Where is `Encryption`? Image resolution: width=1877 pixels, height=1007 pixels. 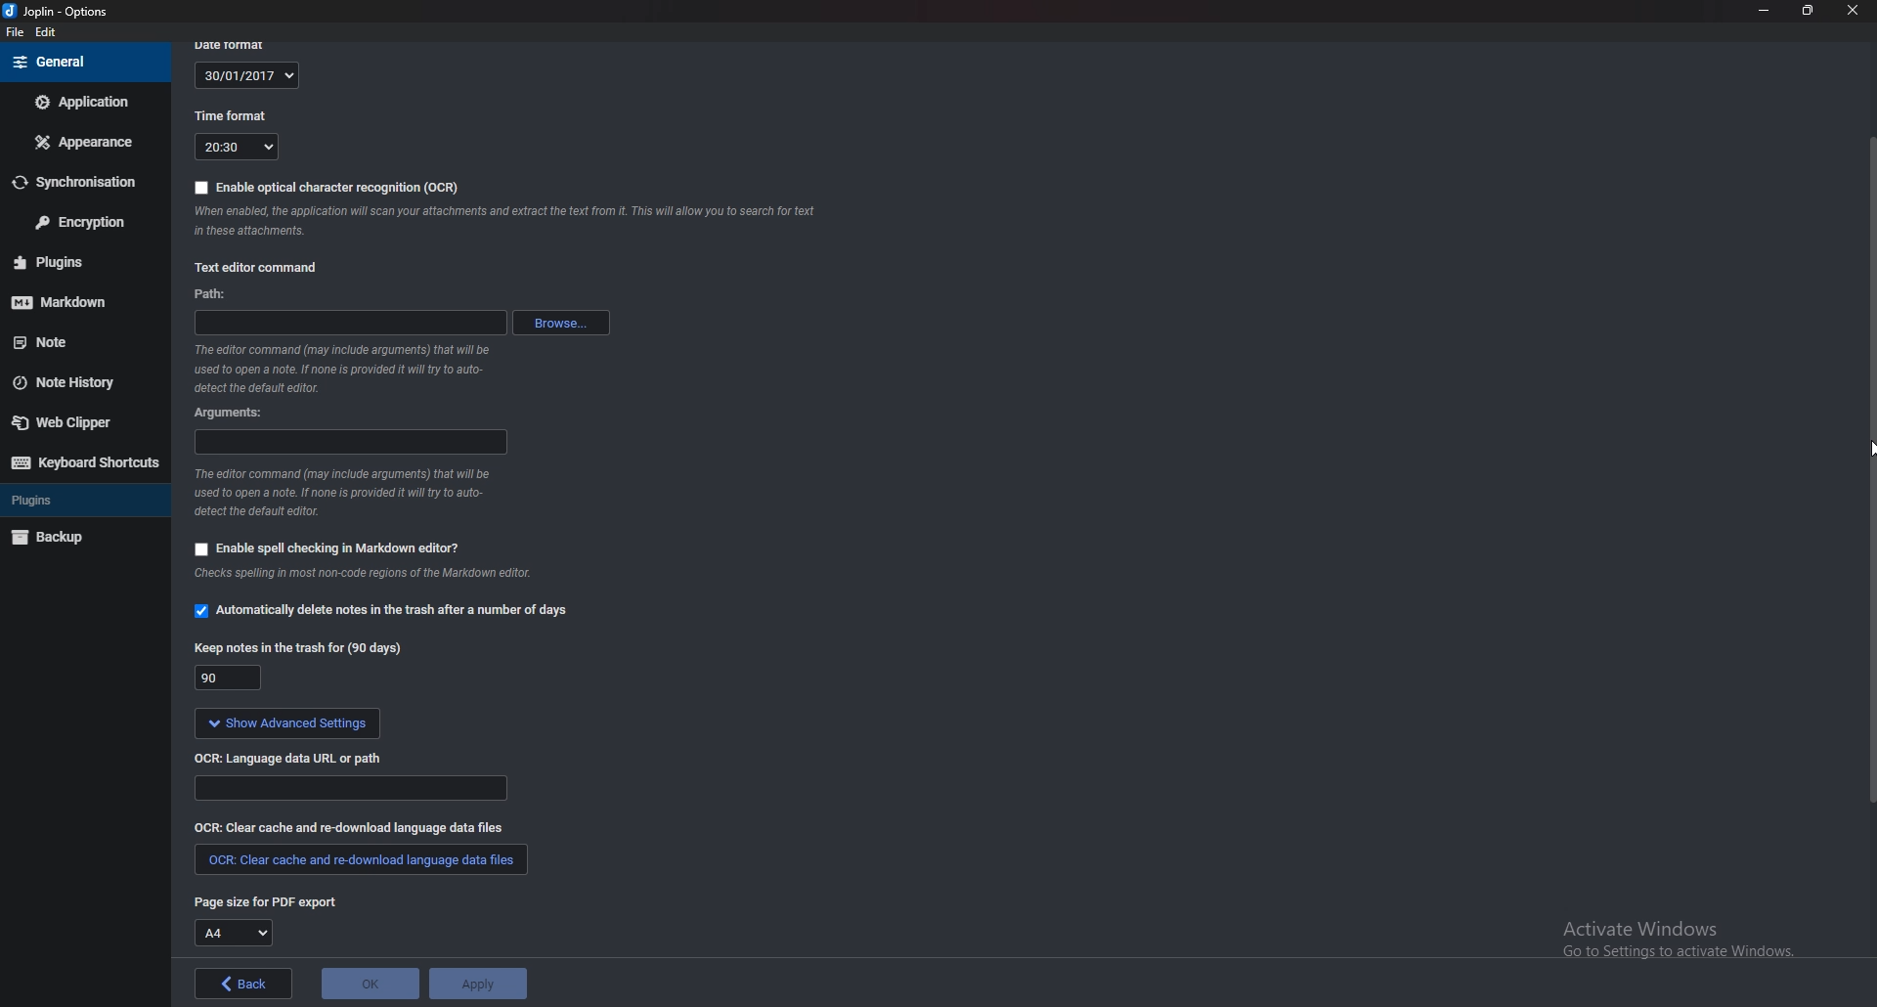 Encryption is located at coordinates (76, 223).